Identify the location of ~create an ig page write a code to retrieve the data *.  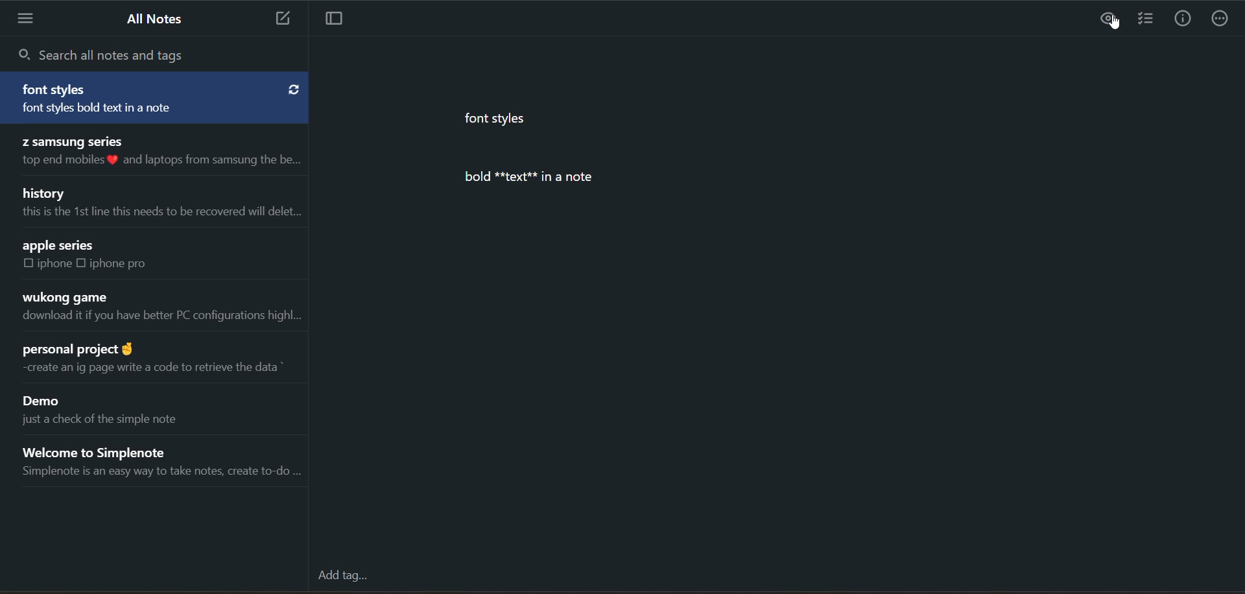
(149, 367).